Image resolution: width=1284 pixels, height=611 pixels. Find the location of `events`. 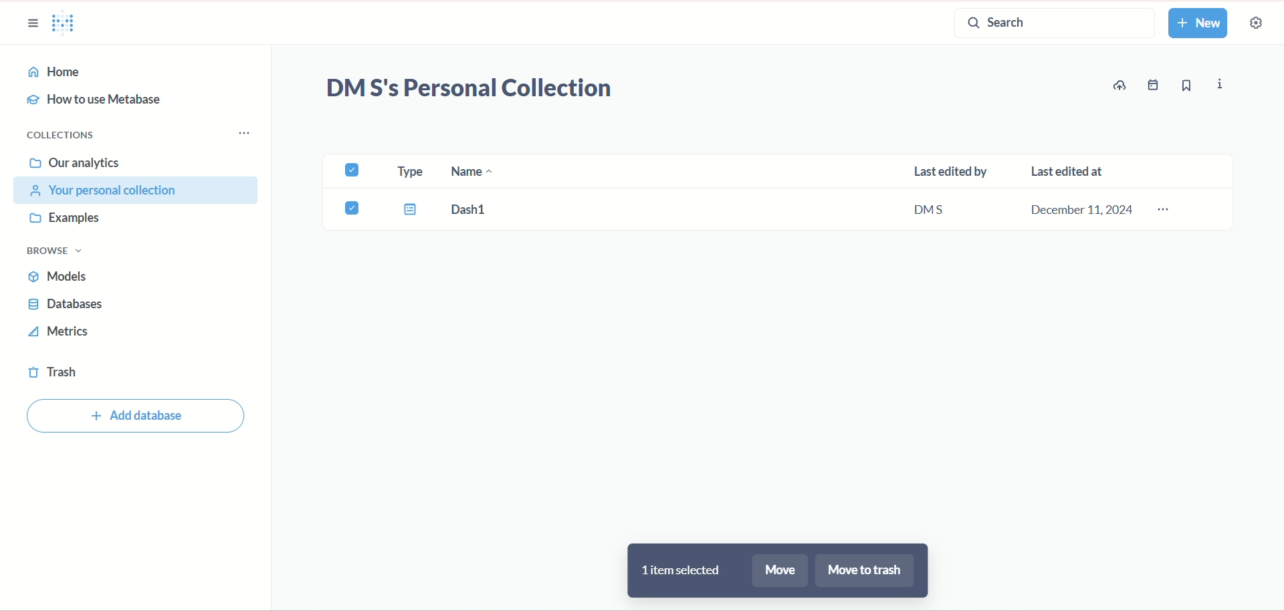

events is located at coordinates (1155, 86).